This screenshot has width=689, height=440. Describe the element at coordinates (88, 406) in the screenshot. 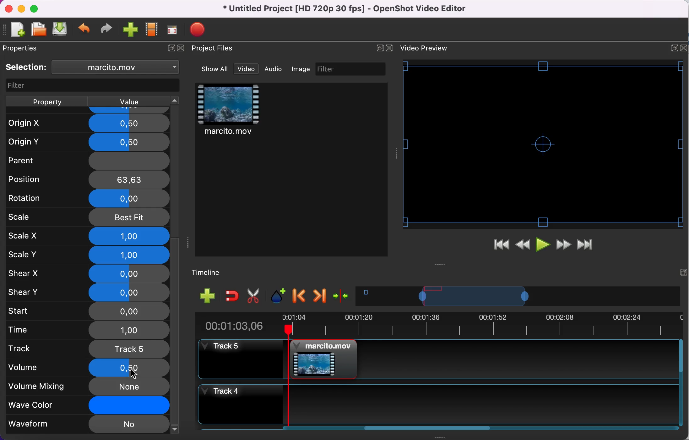

I see `wave color` at that location.